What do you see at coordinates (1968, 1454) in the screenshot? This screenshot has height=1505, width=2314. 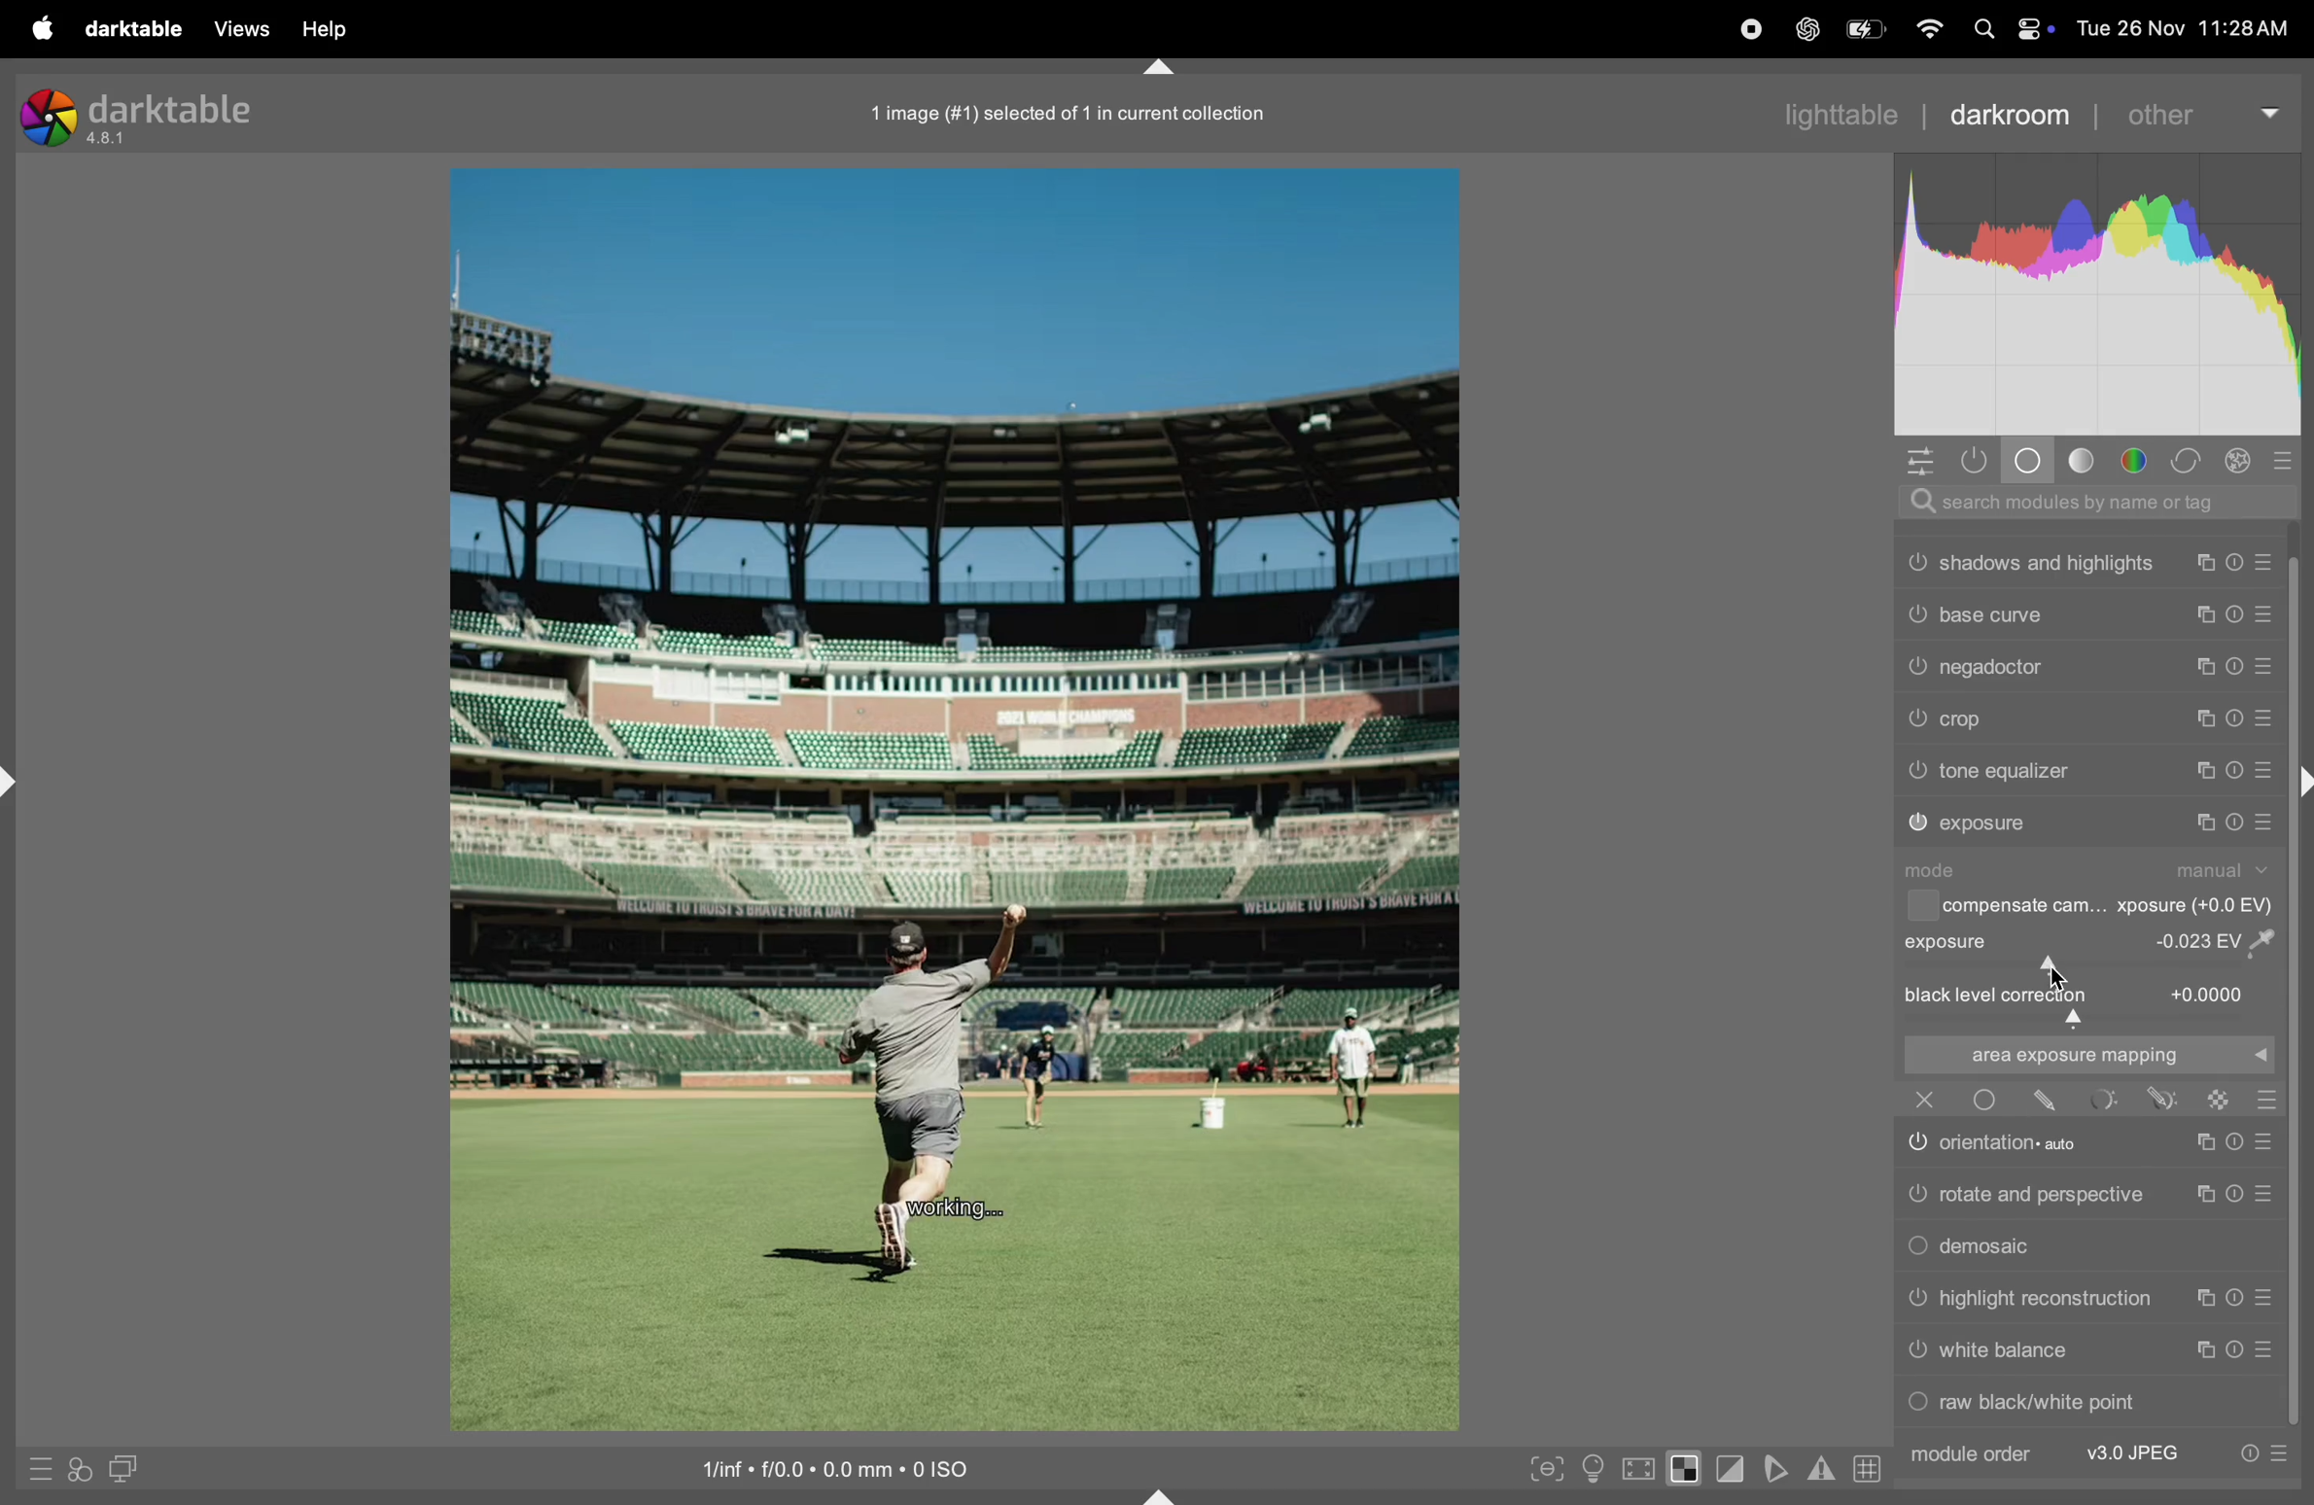 I see `module order` at bounding box center [1968, 1454].